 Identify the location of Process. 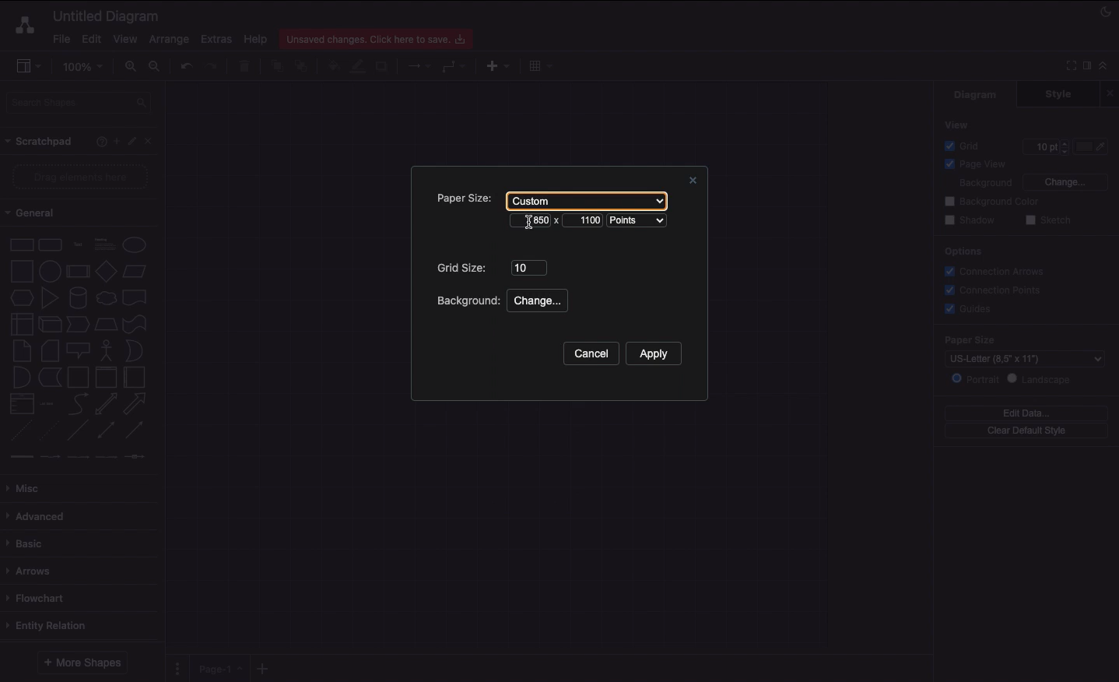
(76, 272).